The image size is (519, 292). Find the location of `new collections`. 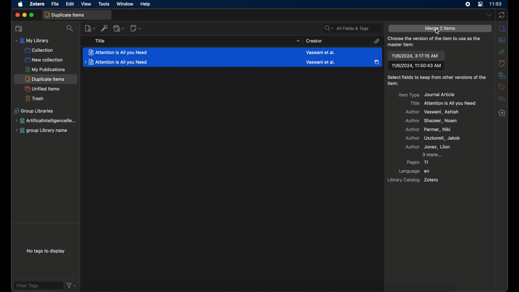

new collections is located at coordinates (44, 59).